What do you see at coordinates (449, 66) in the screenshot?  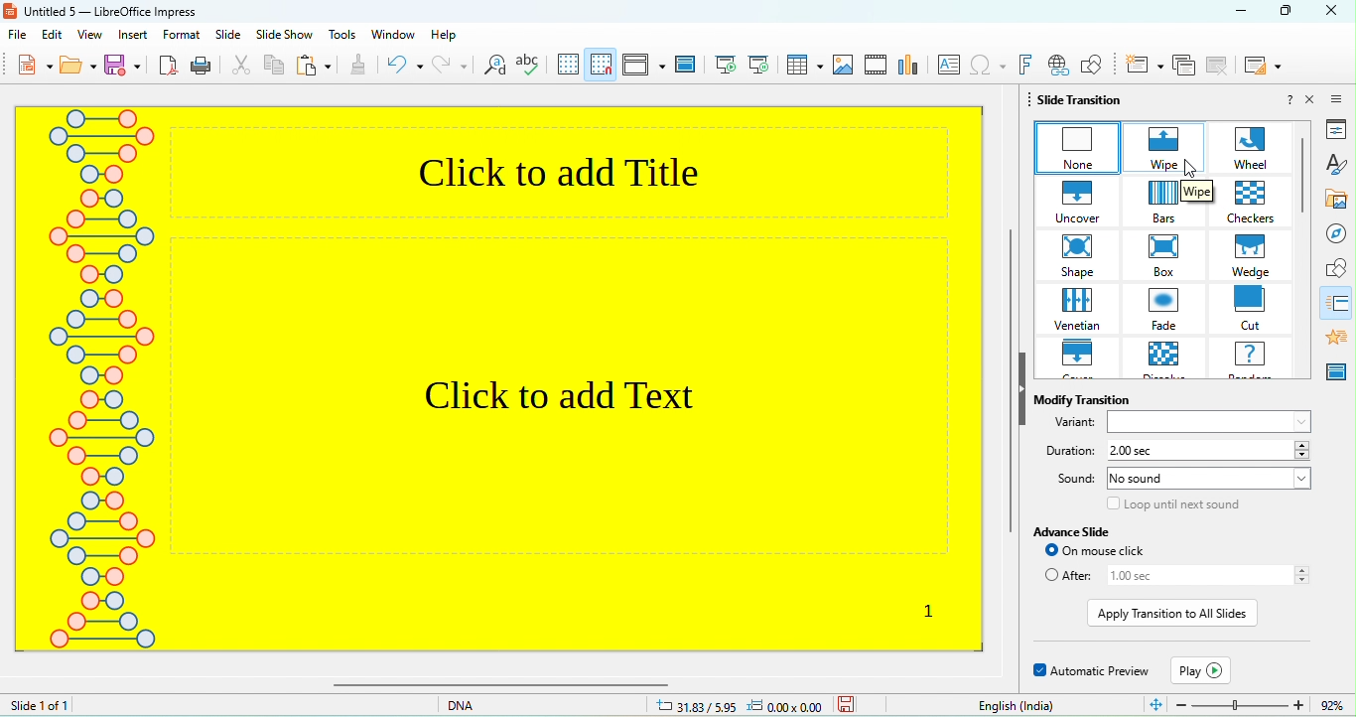 I see `redo` at bounding box center [449, 66].